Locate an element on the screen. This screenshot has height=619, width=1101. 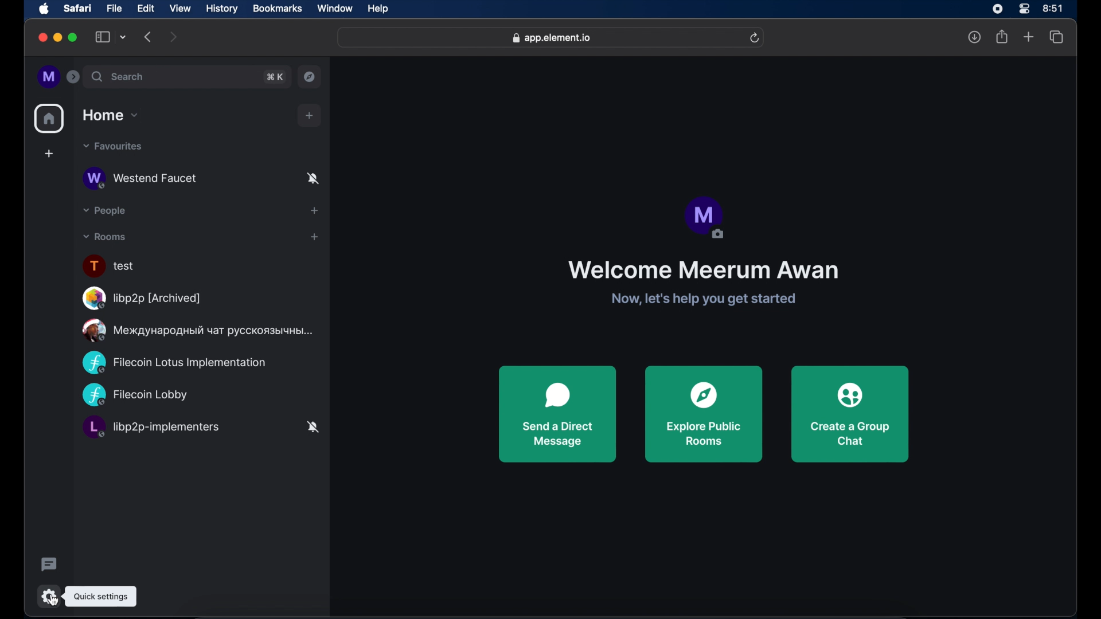
add is located at coordinates (309, 116).